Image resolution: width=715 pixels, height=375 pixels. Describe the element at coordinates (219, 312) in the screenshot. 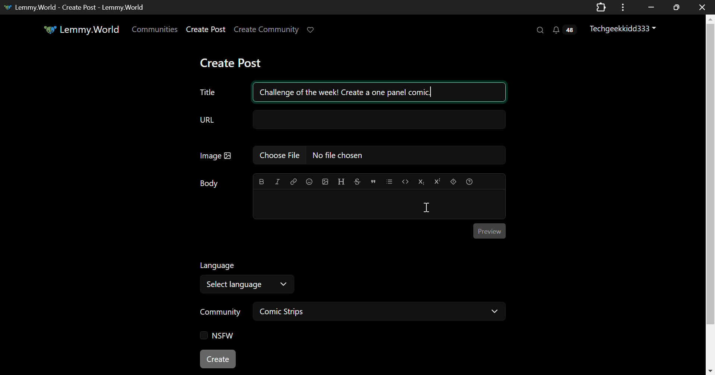

I see `Community` at that location.